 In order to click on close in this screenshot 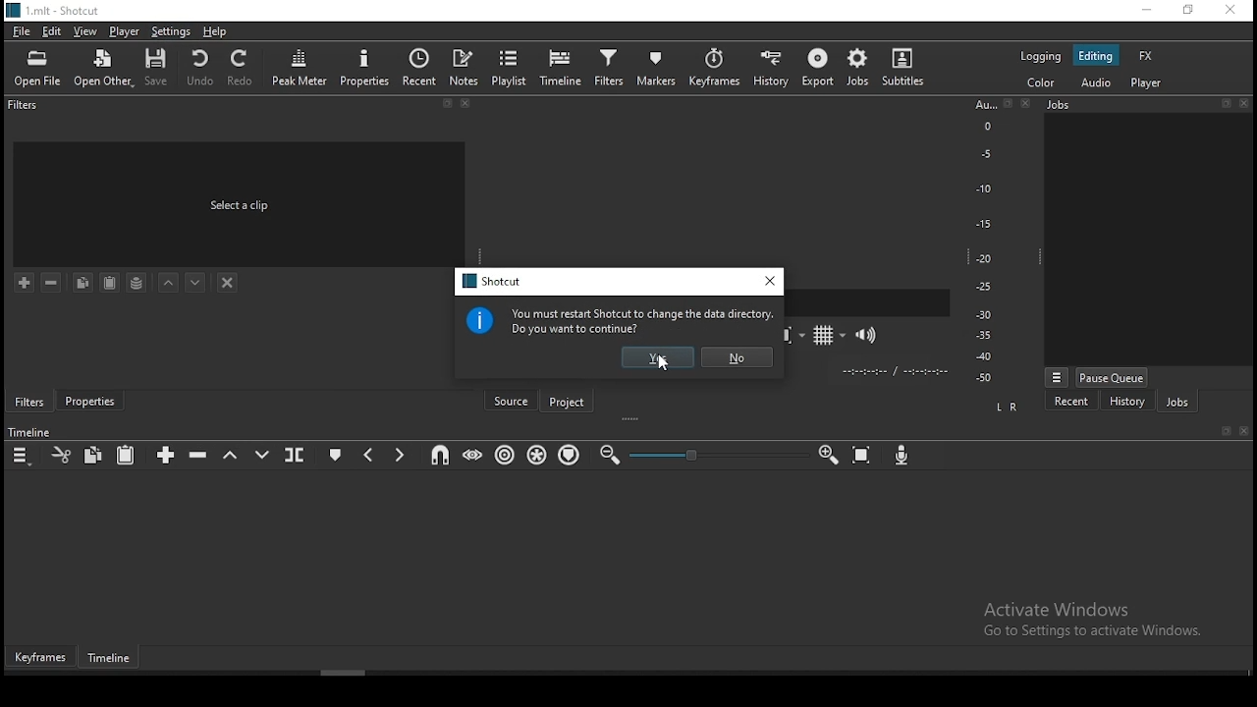, I will do `click(469, 106)`.